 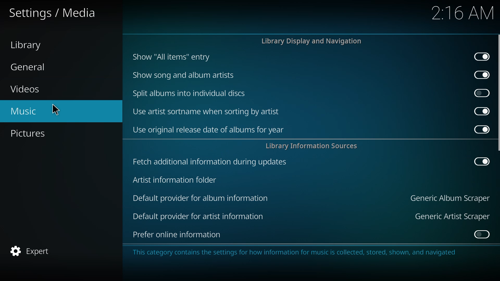 What do you see at coordinates (298, 253) in the screenshot?
I see `info` at bounding box center [298, 253].